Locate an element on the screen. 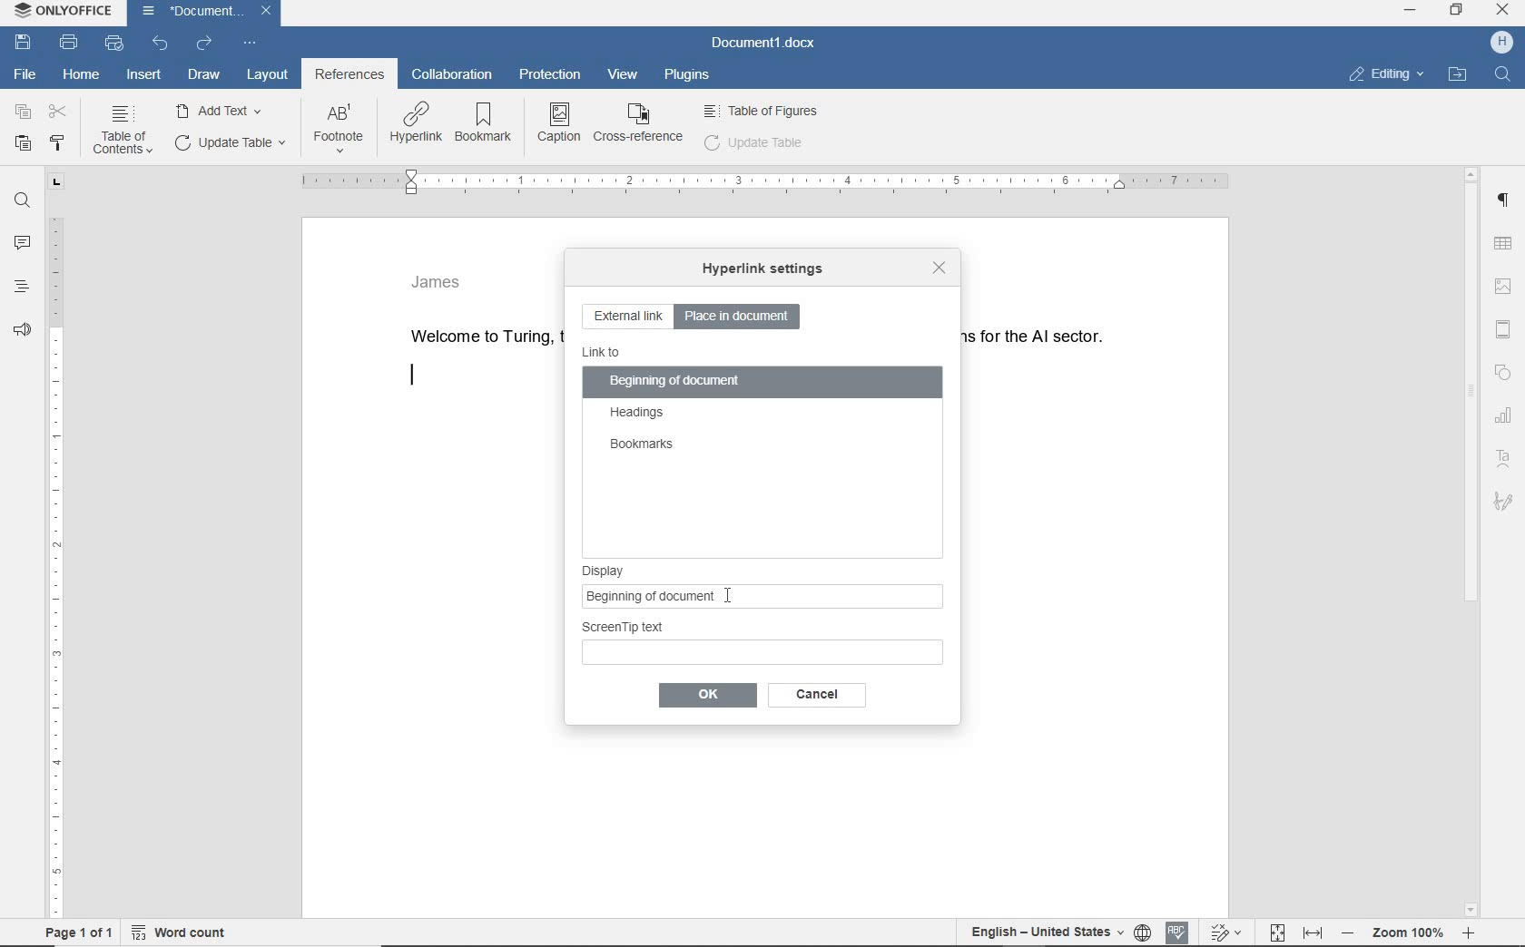  collaboration is located at coordinates (455, 75).